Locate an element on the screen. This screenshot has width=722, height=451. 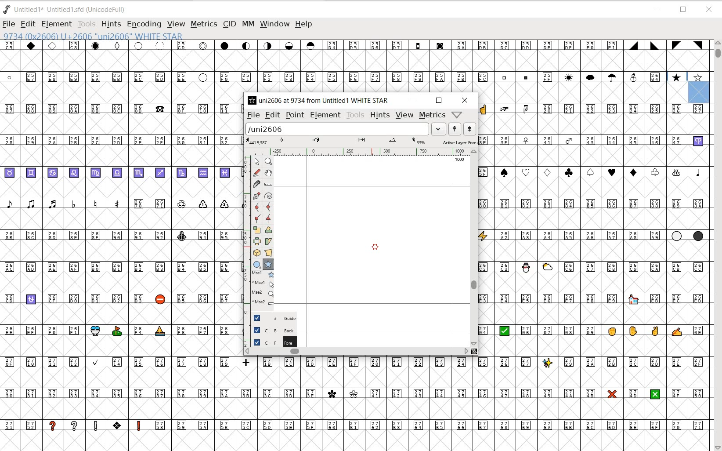
ROTATE THE SELECTION is located at coordinates (268, 230).